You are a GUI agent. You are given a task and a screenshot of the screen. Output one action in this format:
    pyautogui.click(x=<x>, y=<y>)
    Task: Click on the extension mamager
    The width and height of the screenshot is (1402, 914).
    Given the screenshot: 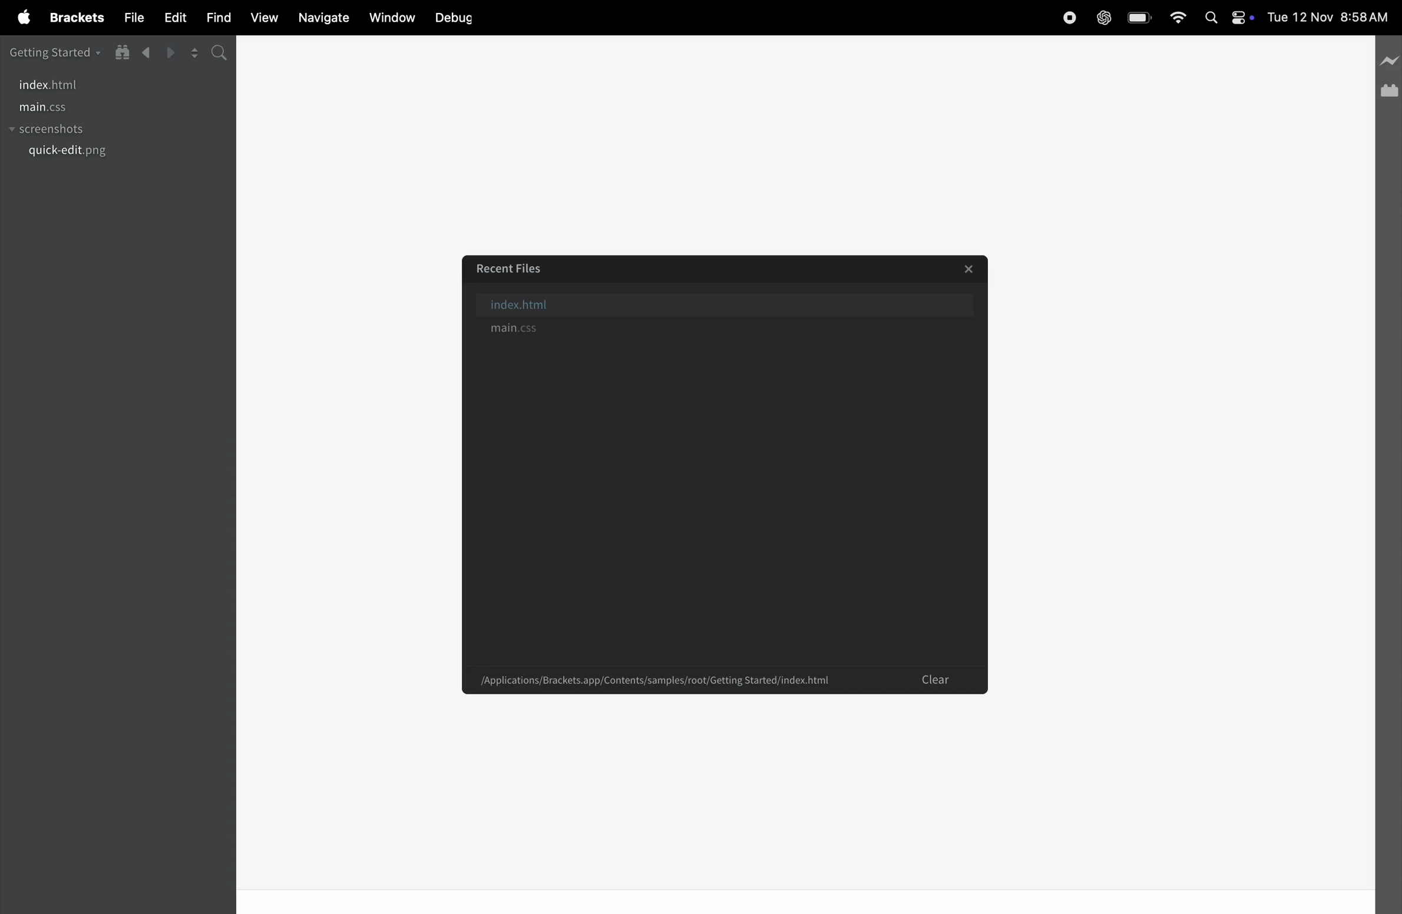 What is the action you would take?
    pyautogui.click(x=1388, y=90)
    